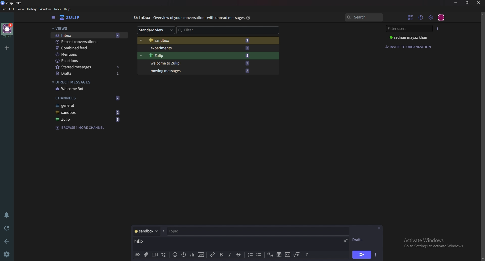 This screenshot has width=485, height=261. What do you see at coordinates (433, 243) in the screenshot?
I see `Activate Windows
Go to Settings to activate Windows.` at bounding box center [433, 243].